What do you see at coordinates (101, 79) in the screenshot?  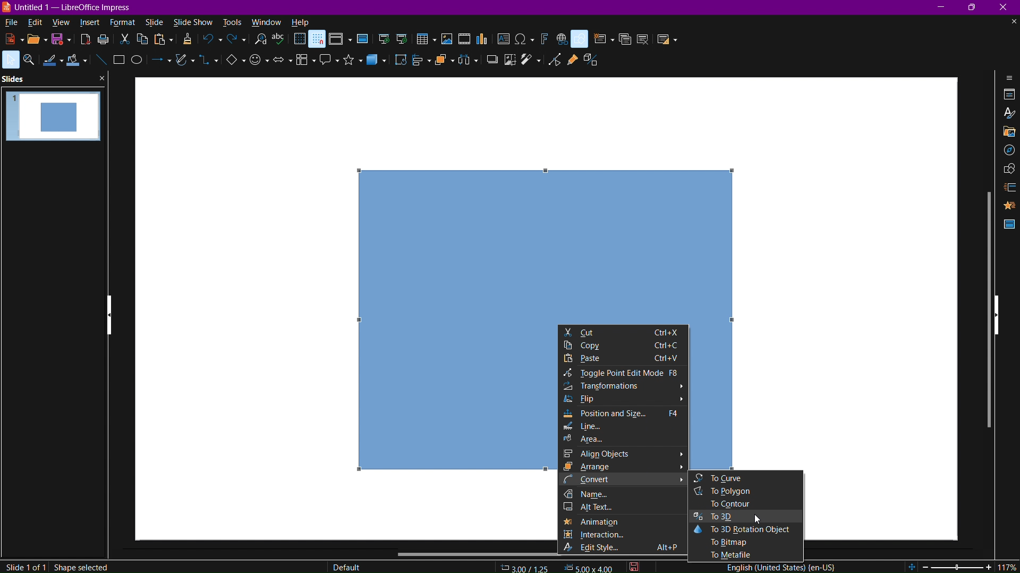 I see `close pane` at bounding box center [101, 79].